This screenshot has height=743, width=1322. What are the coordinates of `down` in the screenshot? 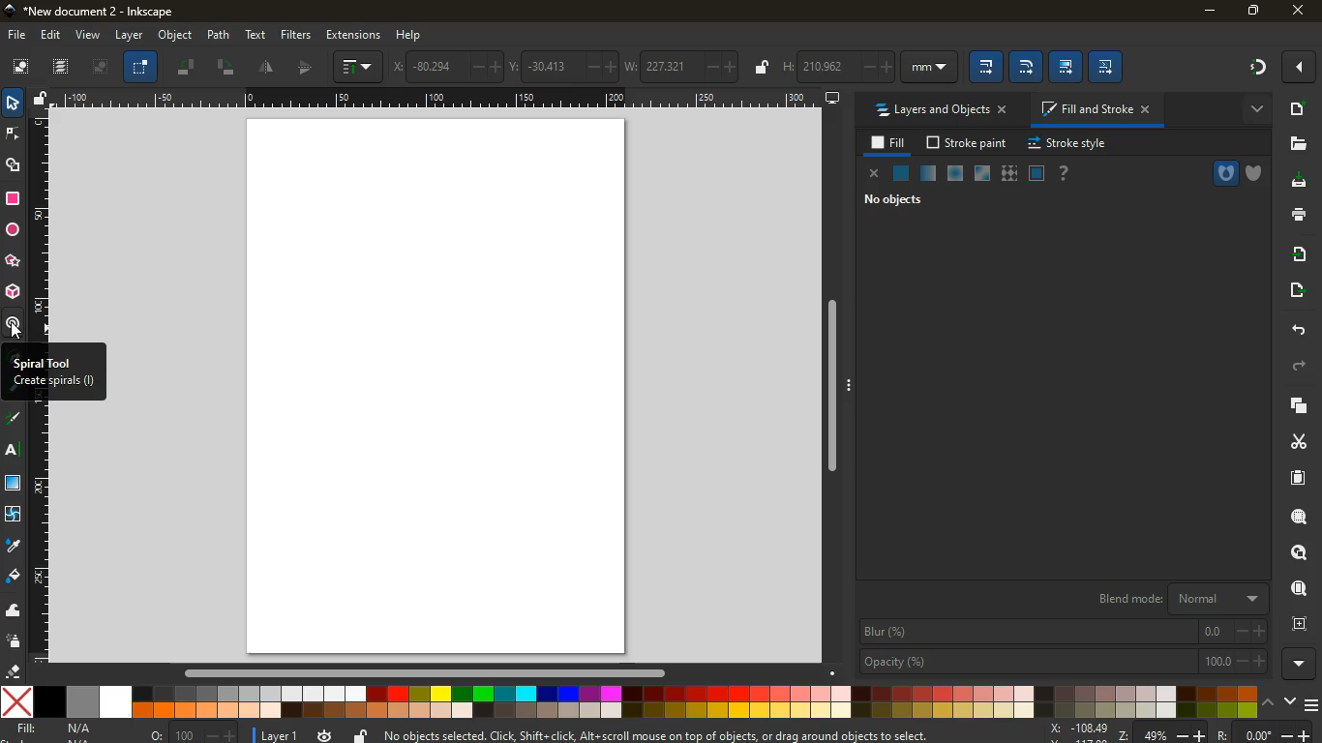 It's located at (1292, 702).